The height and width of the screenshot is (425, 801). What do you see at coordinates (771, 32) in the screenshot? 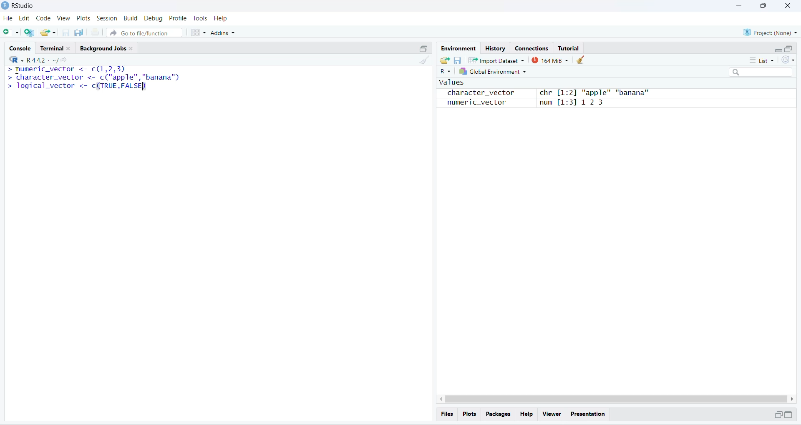
I see `Project: (None)` at bounding box center [771, 32].